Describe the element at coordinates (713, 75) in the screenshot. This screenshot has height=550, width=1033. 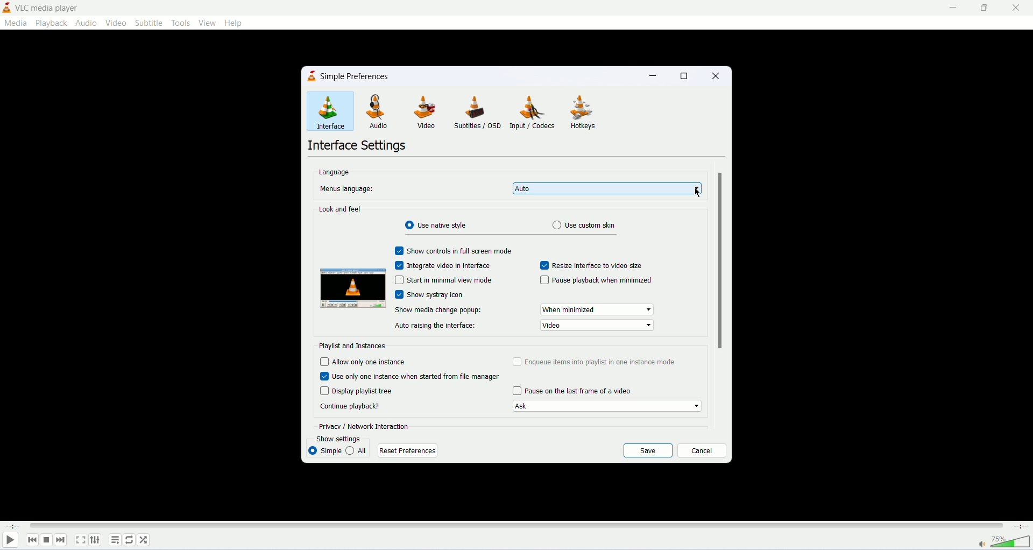
I see `close` at that location.